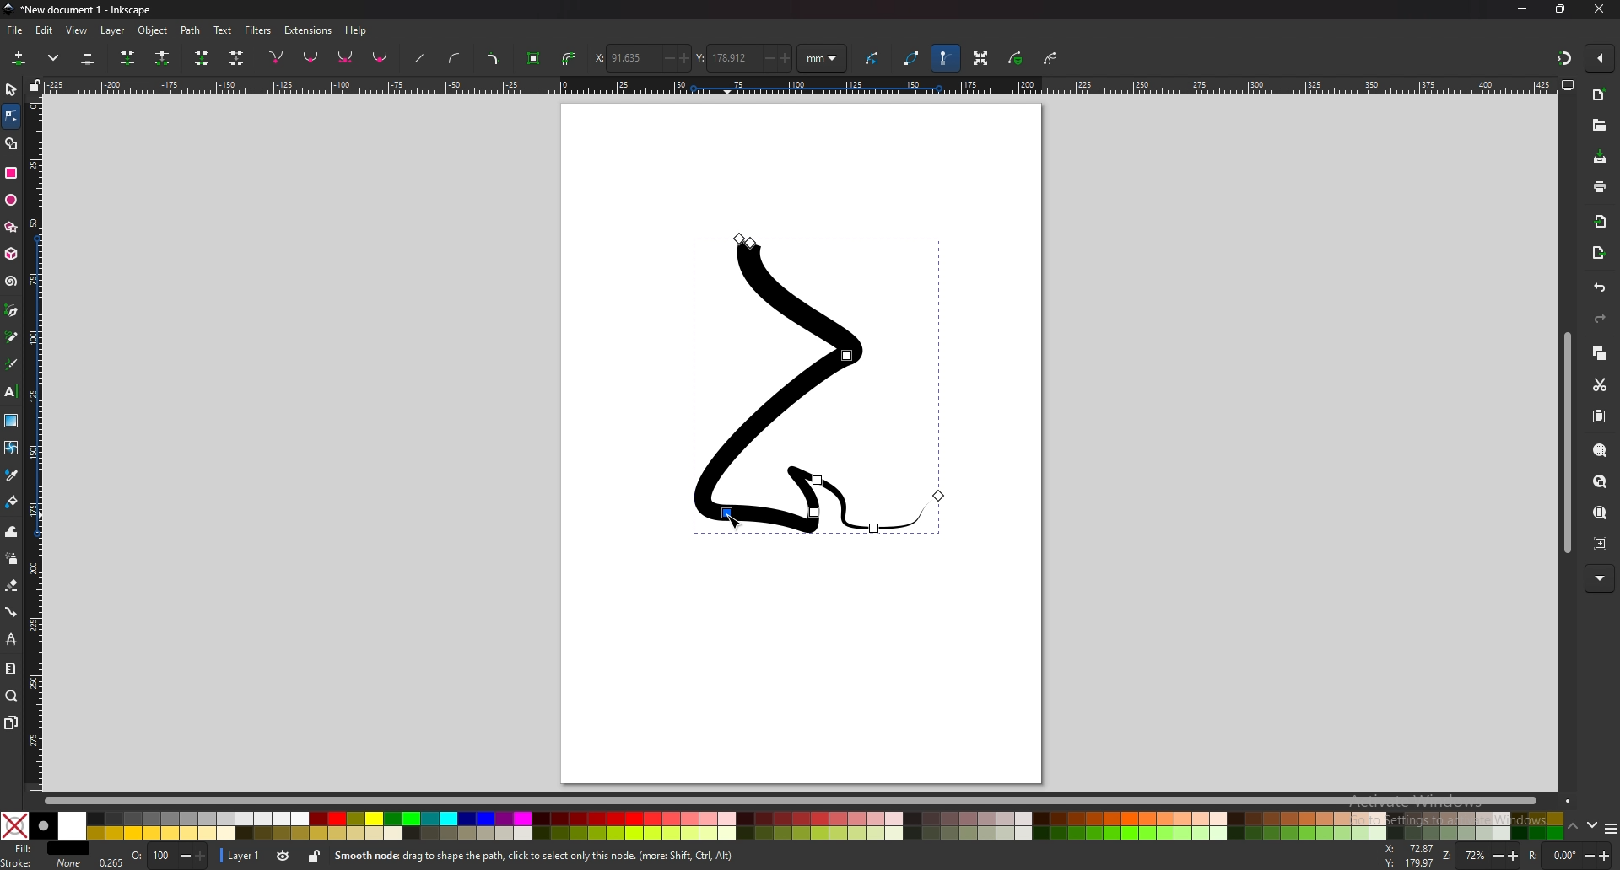 This screenshot has height=870, width=1620. What do you see at coordinates (1601, 288) in the screenshot?
I see `undo` at bounding box center [1601, 288].